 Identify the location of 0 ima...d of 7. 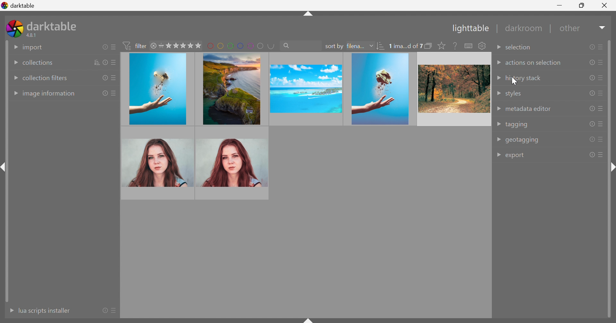
(405, 46).